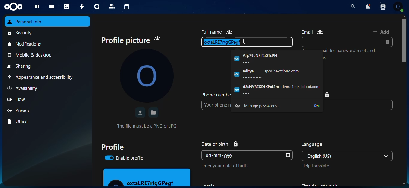 Image resolution: width=409 pixels, height=188 pixels. What do you see at coordinates (112, 7) in the screenshot?
I see `contact` at bounding box center [112, 7].